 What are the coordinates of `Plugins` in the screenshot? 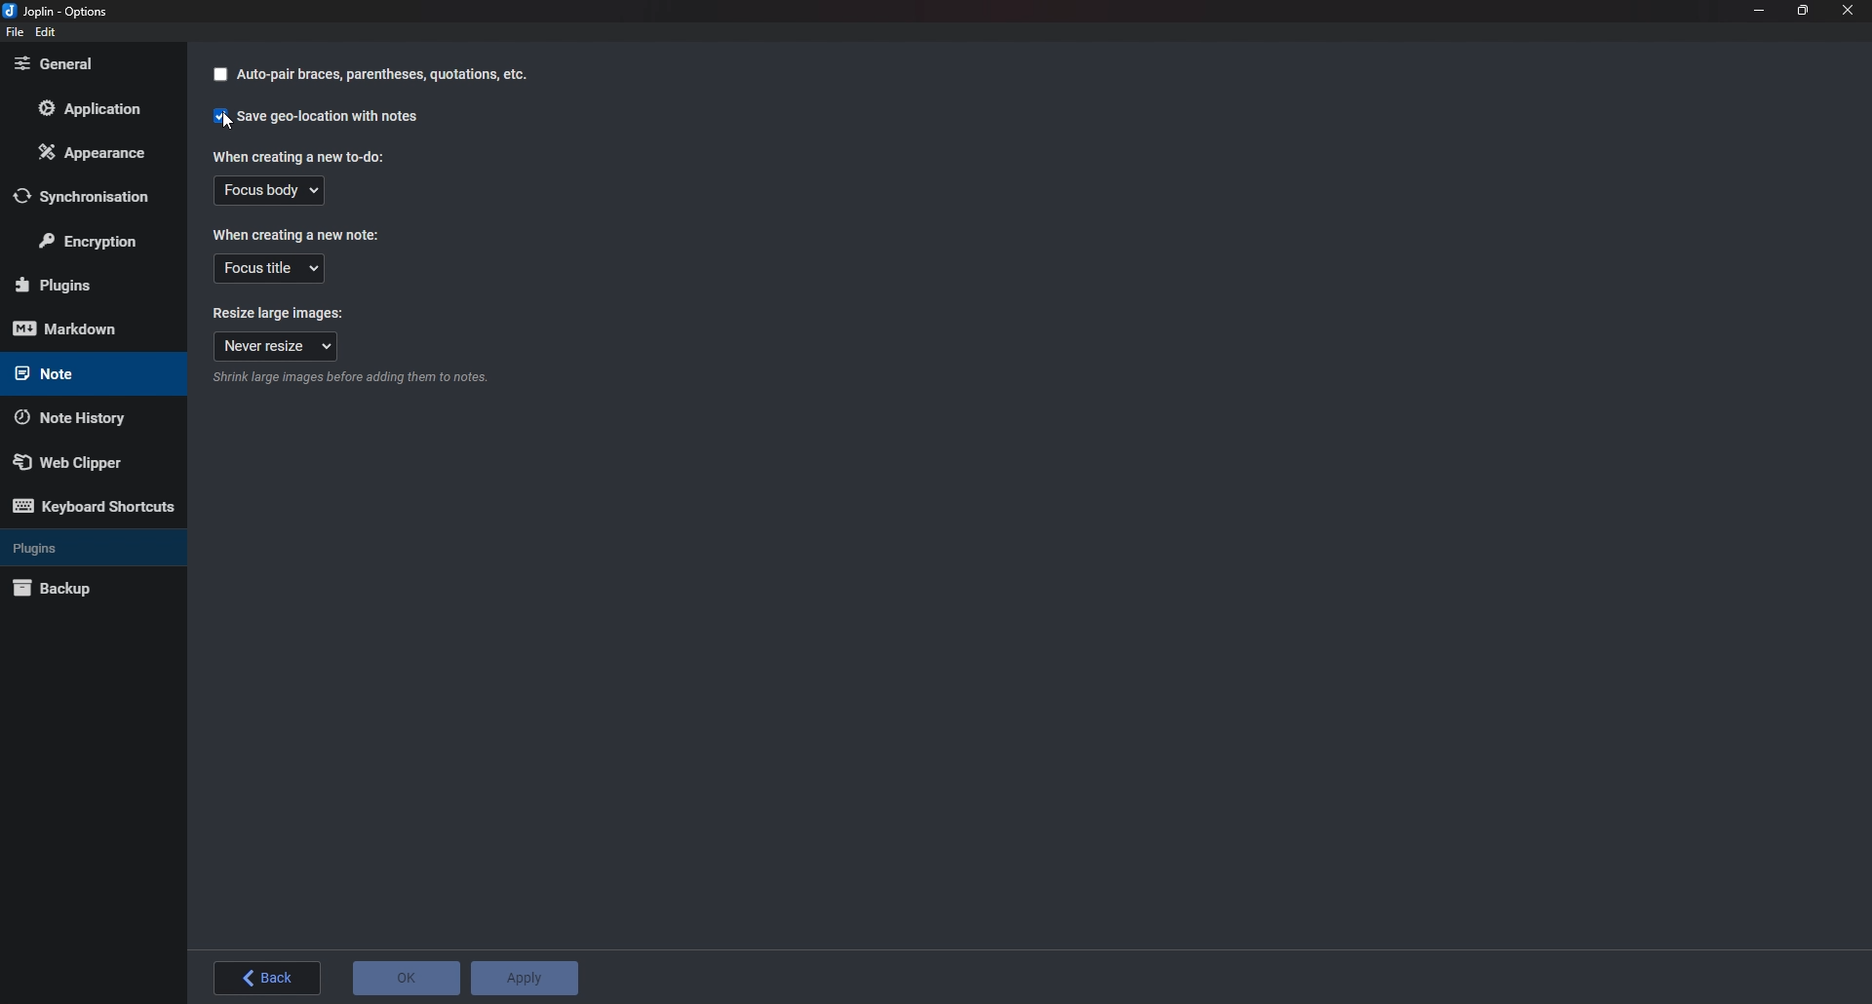 It's located at (85, 286).